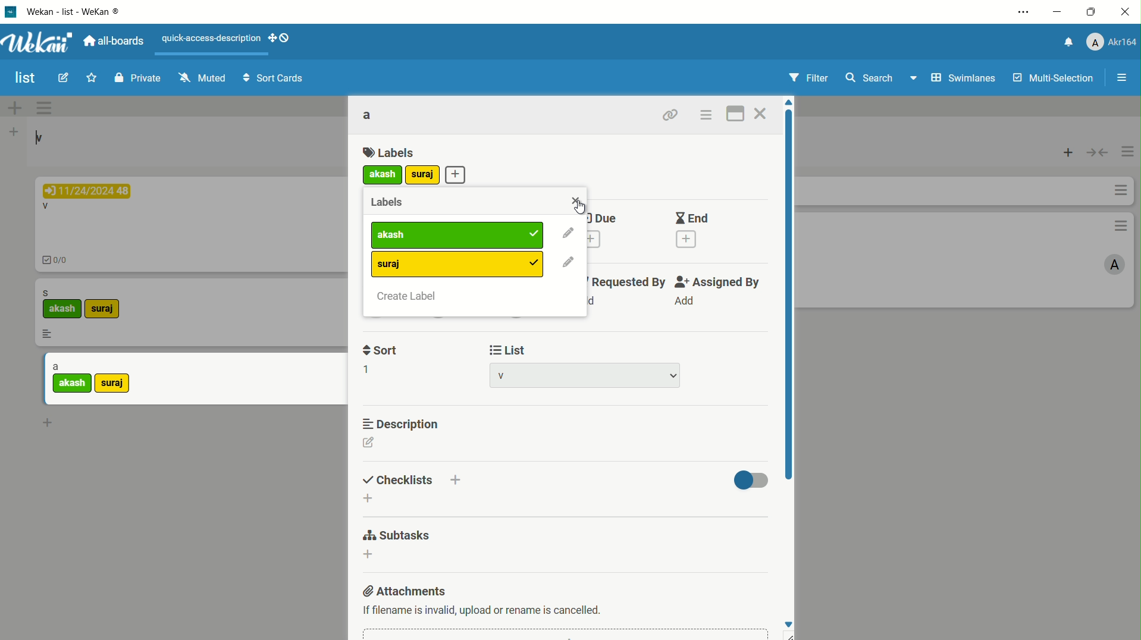  What do you see at coordinates (1068, 153) in the screenshot?
I see `add` at bounding box center [1068, 153].